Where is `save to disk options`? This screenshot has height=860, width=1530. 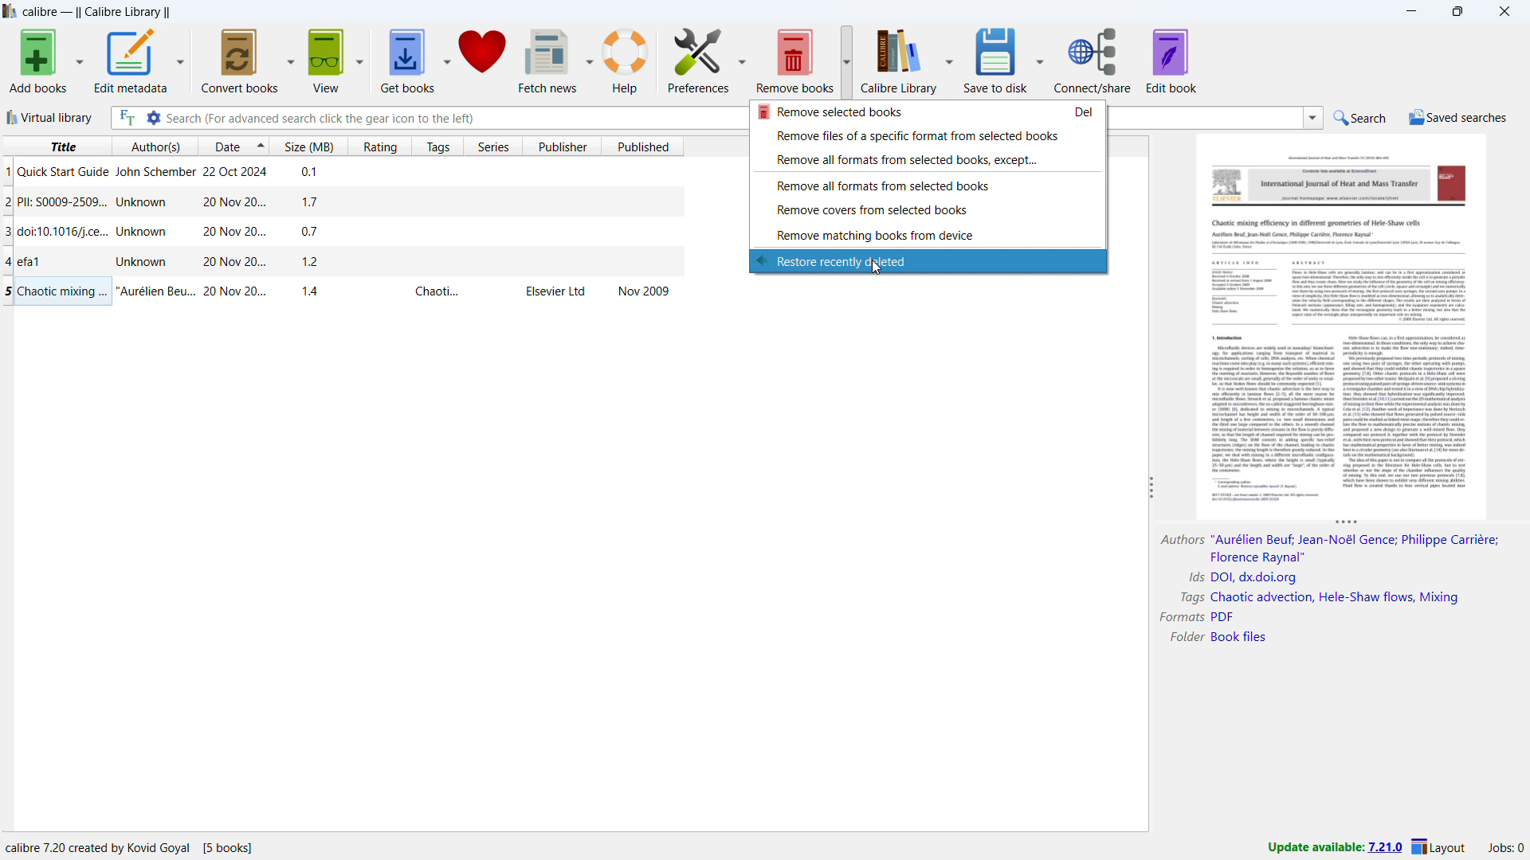
save to disk options is located at coordinates (1040, 58).